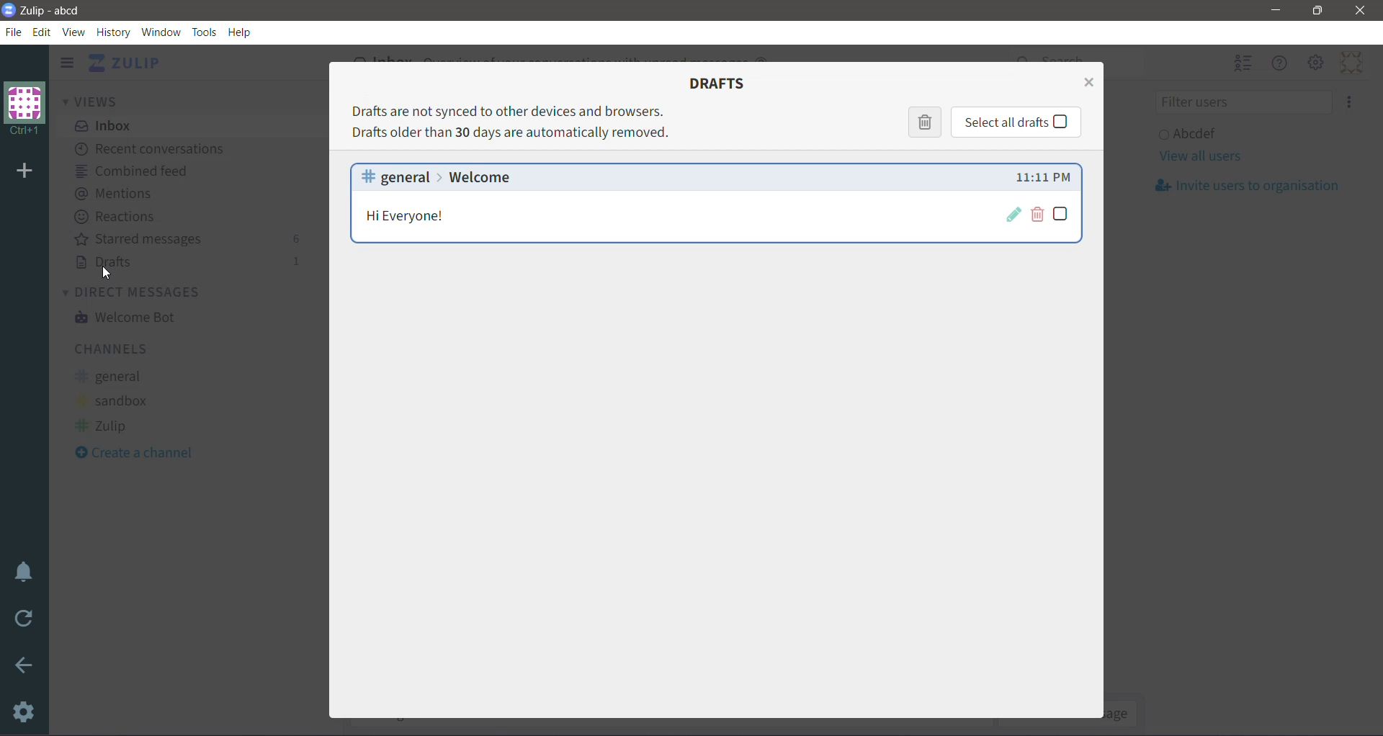  Describe the element at coordinates (66, 62) in the screenshot. I see `Hide left sidebar` at that location.